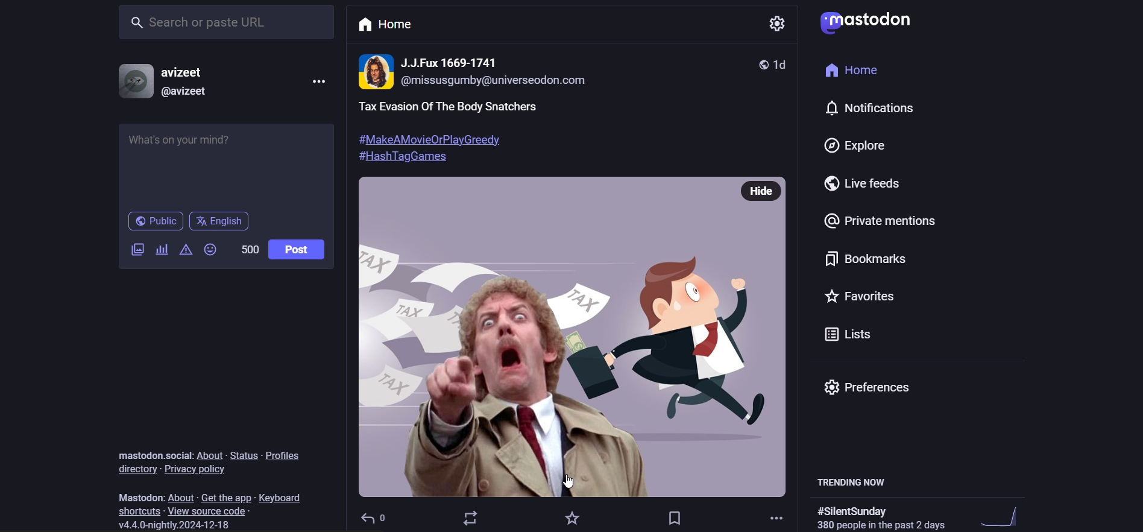 Image resolution: width=1143 pixels, height=532 pixels. Describe the element at coordinates (320, 83) in the screenshot. I see `more` at that location.